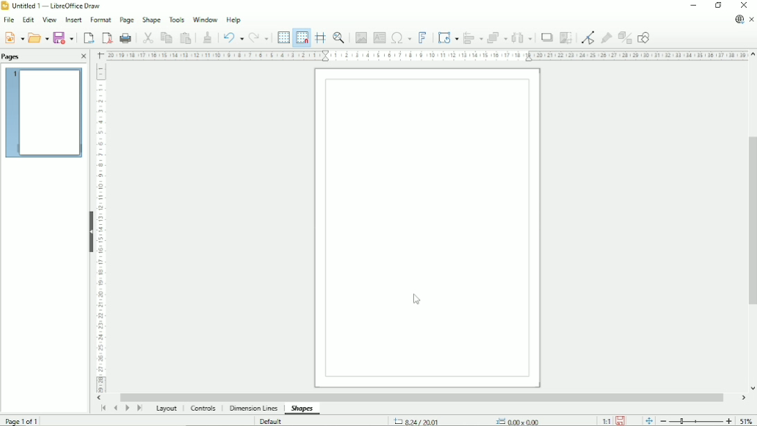 This screenshot has width=757, height=426. What do you see at coordinates (743, 398) in the screenshot?
I see `Horizontal scroll button` at bounding box center [743, 398].